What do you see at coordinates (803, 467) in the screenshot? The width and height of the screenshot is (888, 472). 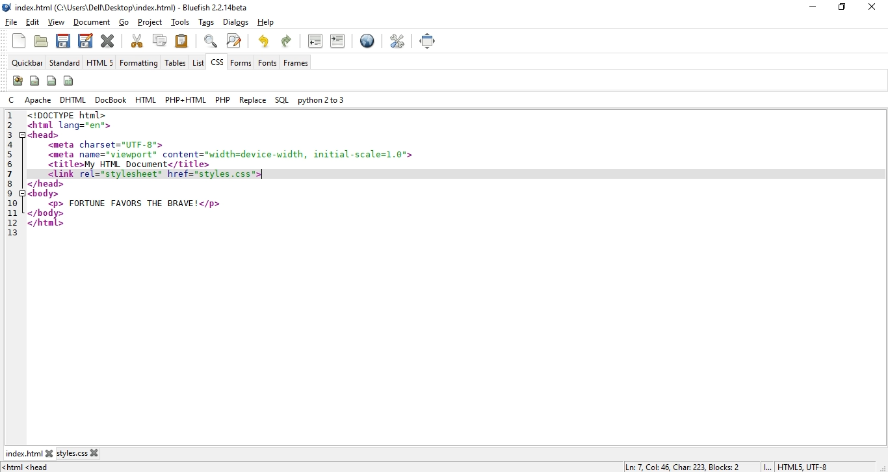 I see `HTMLS, UTF-8` at bounding box center [803, 467].